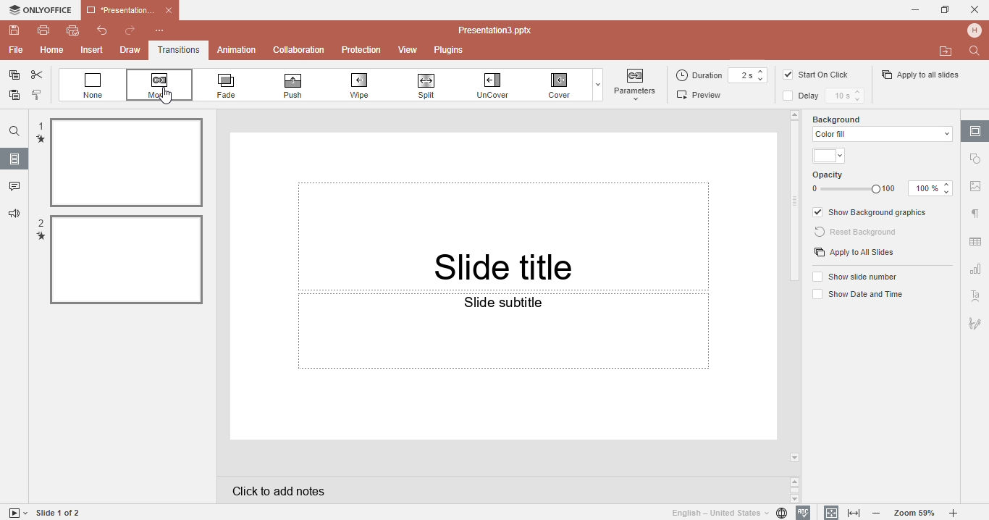  Describe the element at coordinates (883, 183) in the screenshot. I see `Opacity` at that location.